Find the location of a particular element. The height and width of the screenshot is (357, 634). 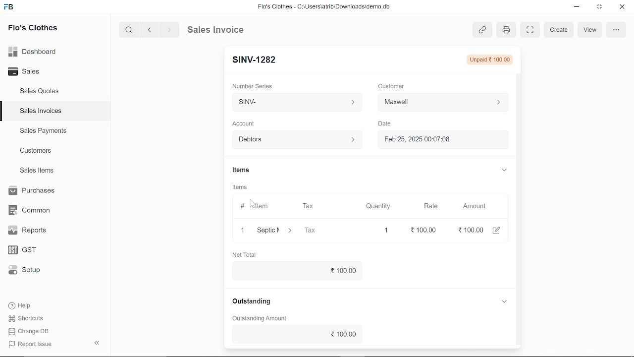

Sales Invoices is located at coordinates (41, 111).